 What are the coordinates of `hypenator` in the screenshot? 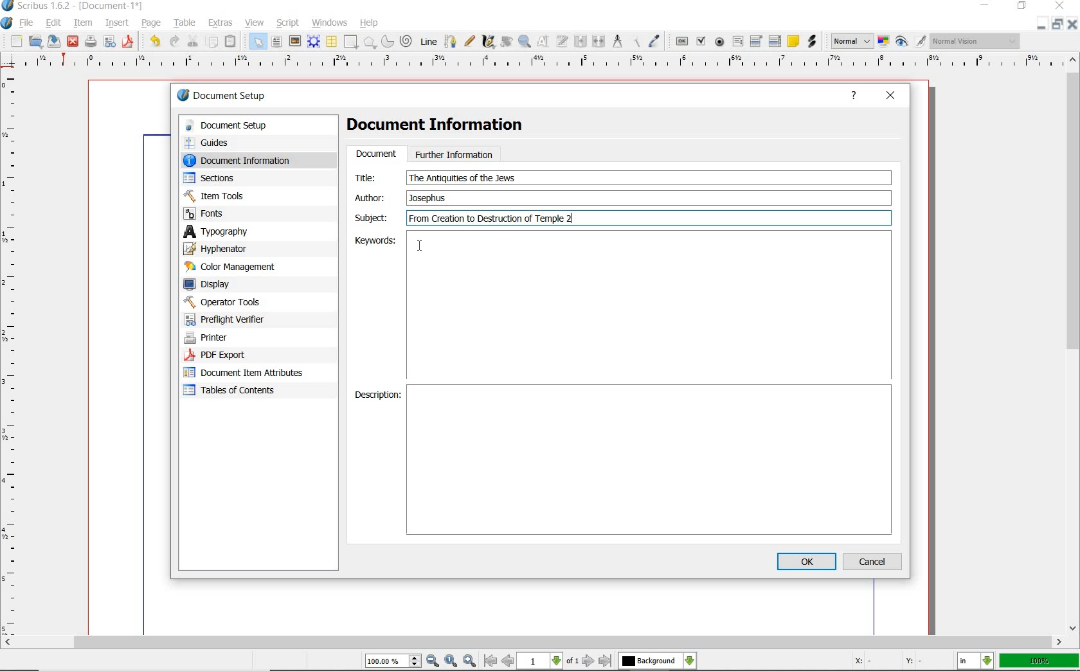 It's located at (225, 249).